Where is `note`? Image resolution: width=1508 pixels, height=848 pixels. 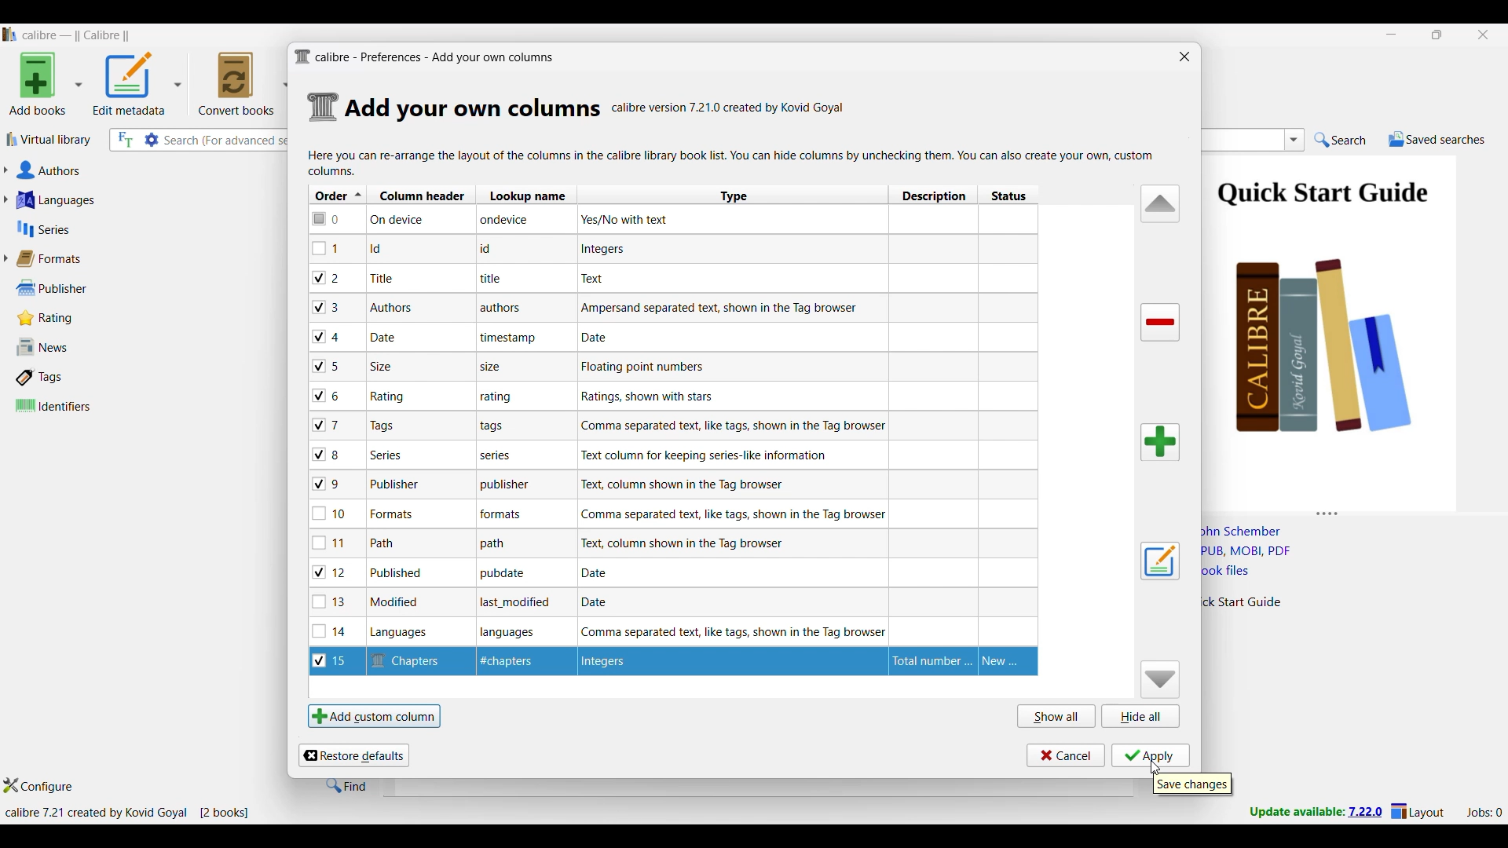 note is located at coordinates (512, 633).